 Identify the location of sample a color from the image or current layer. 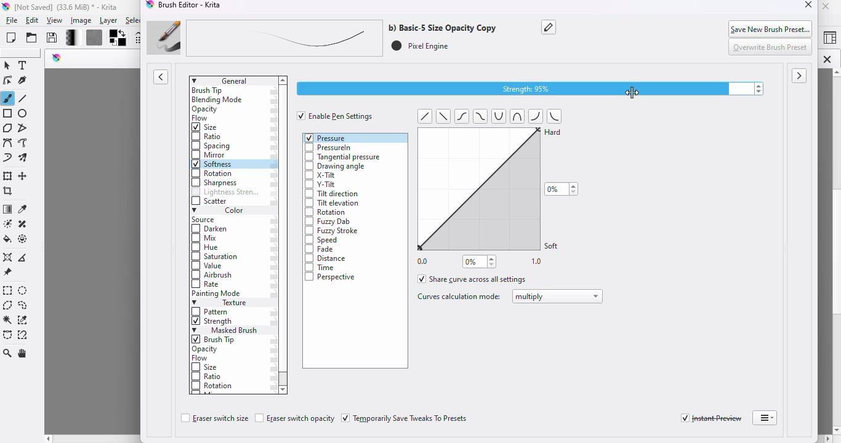
(23, 209).